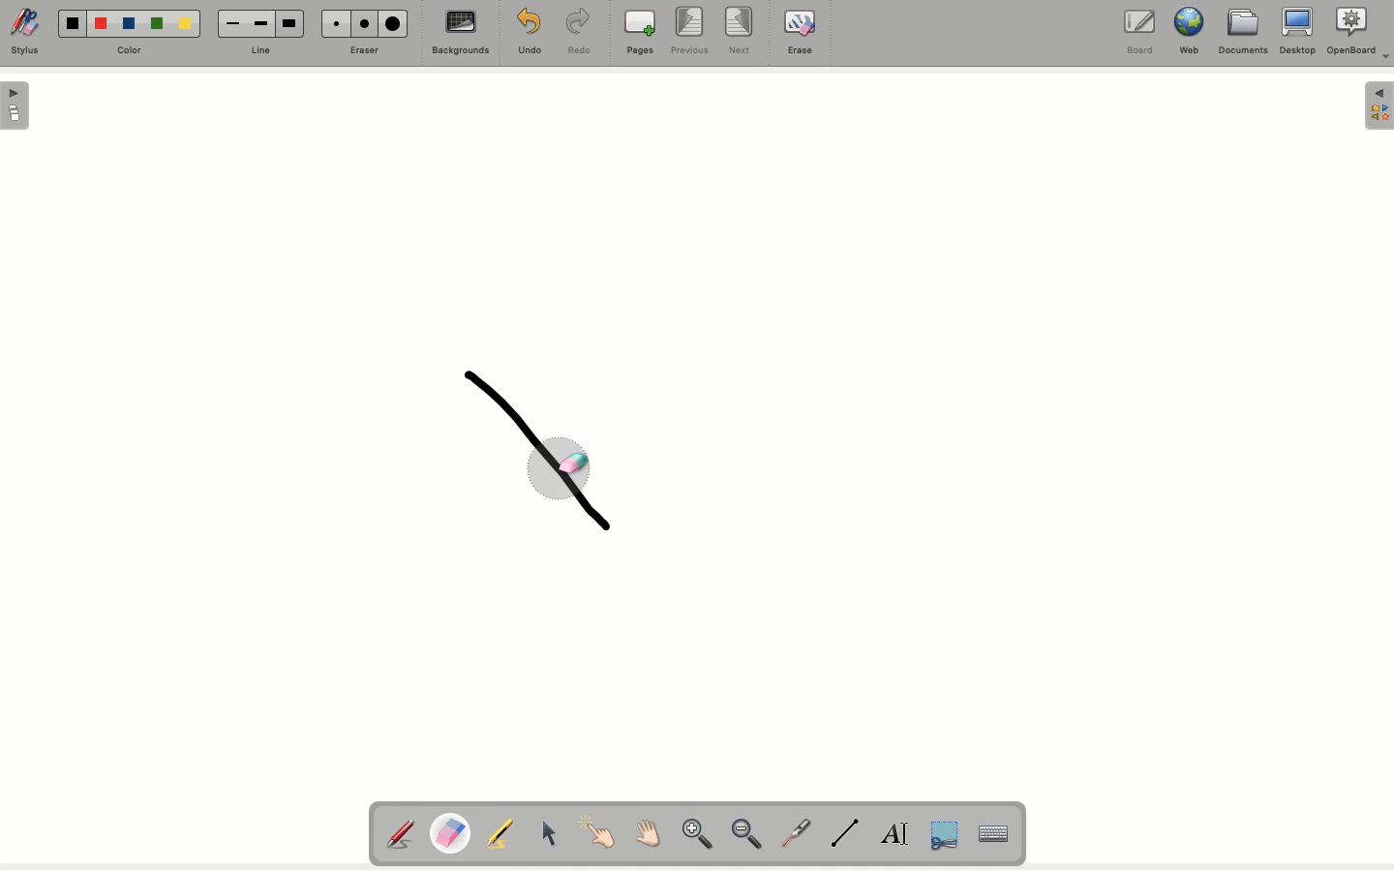 The image size is (1394, 871). What do you see at coordinates (896, 833) in the screenshot?
I see `Text` at bounding box center [896, 833].